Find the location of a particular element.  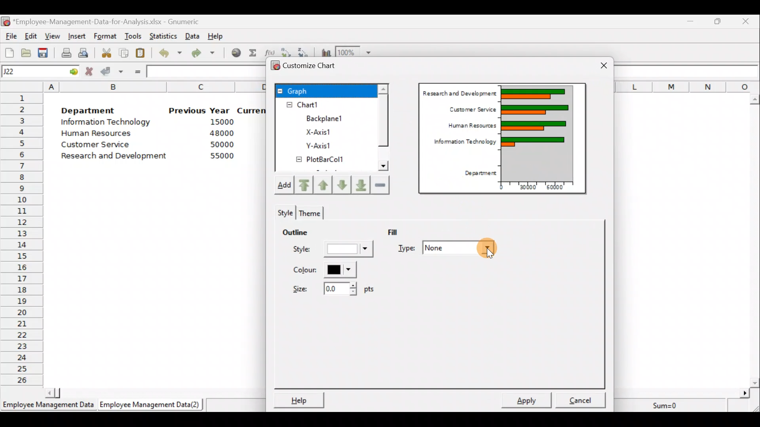

Close is located at coordinates (747, 21).